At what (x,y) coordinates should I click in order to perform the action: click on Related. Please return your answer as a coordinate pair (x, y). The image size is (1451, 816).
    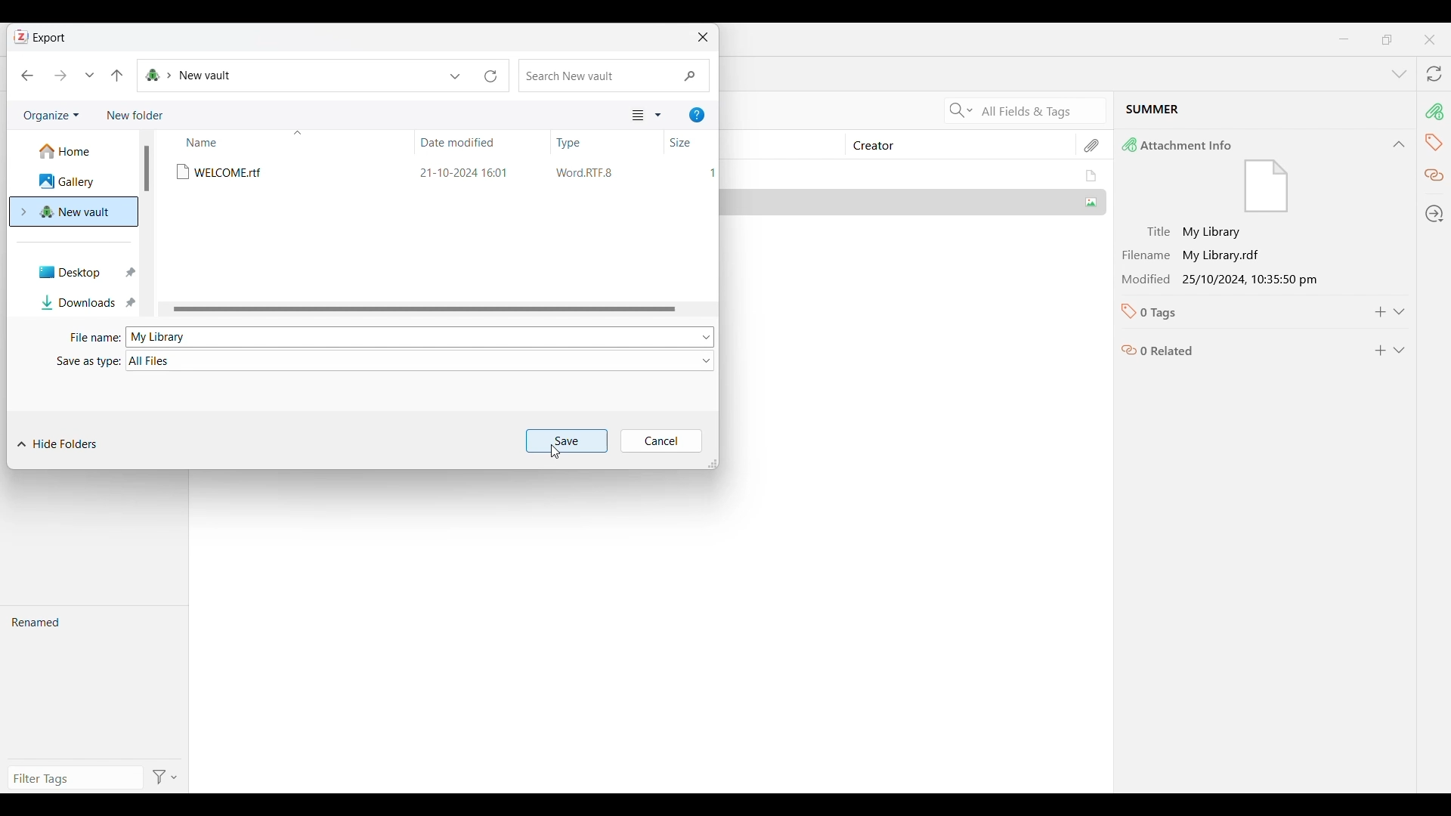
    Looking at the image, I should click on (1434, 176).